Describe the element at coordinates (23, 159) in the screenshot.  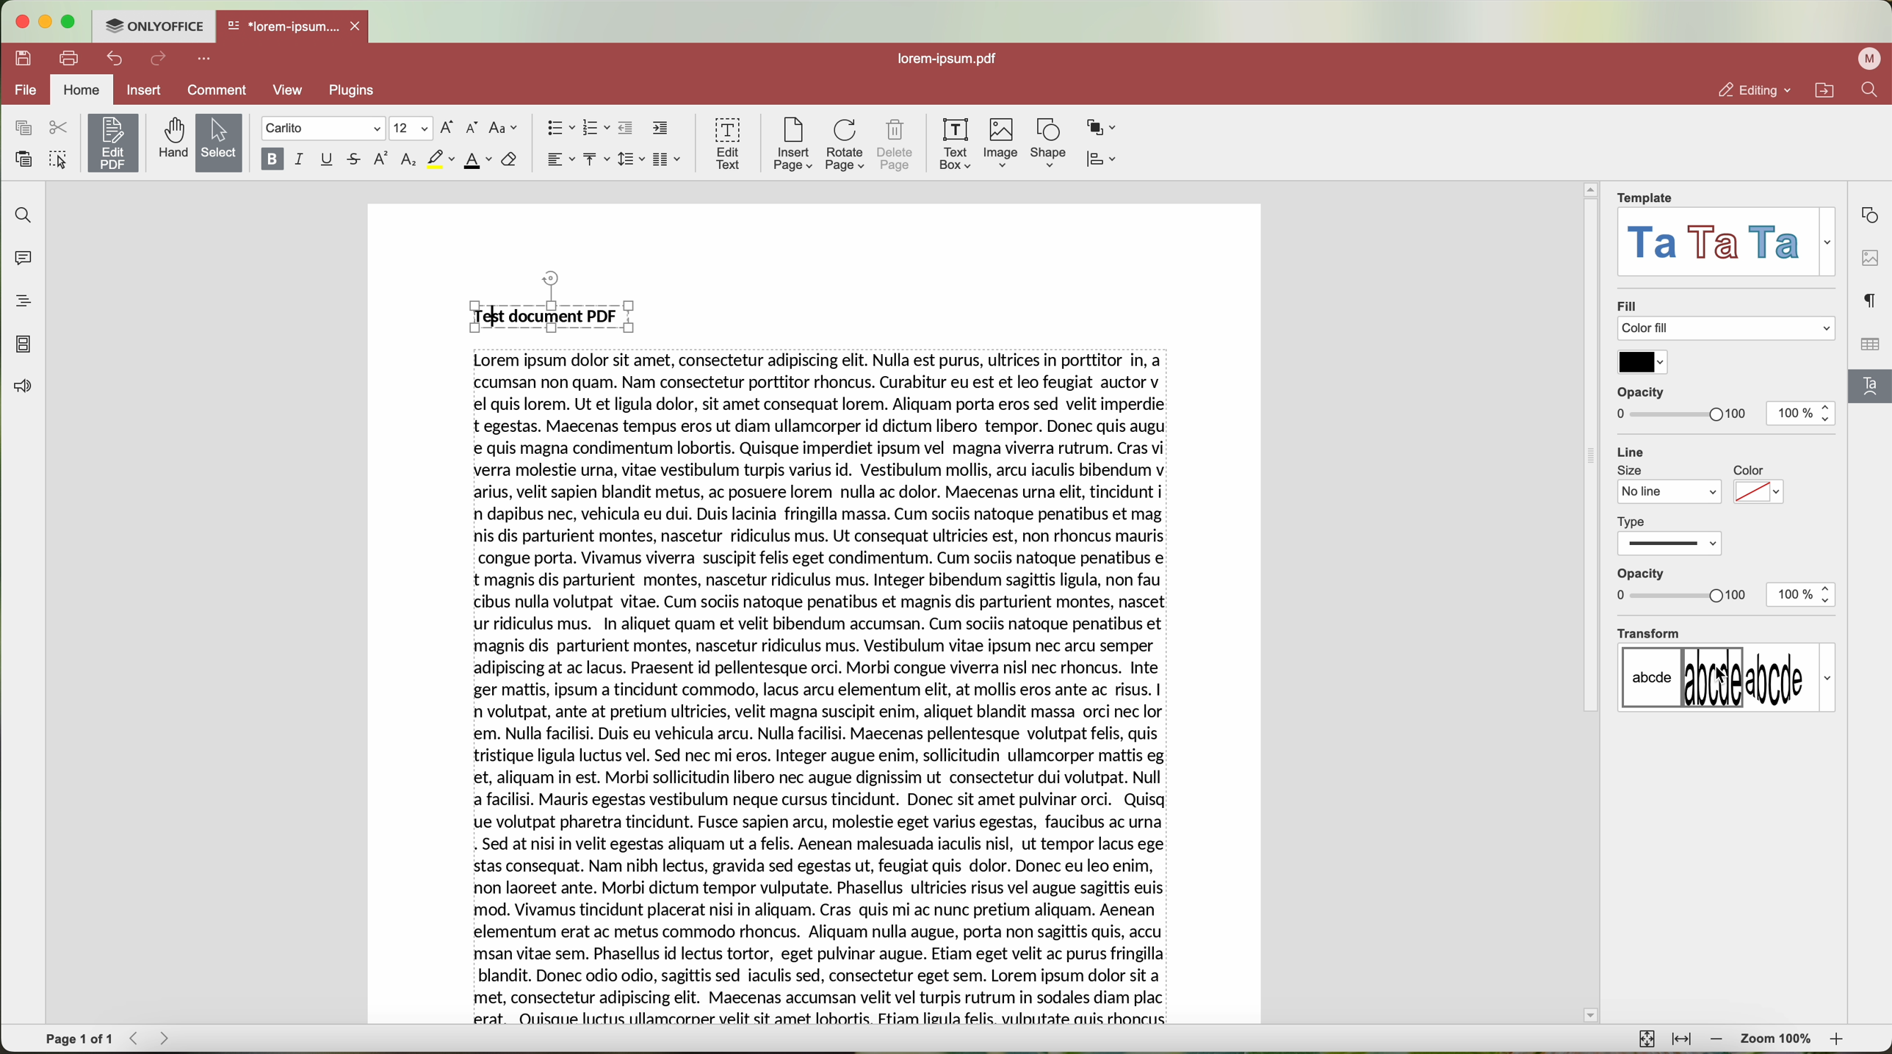
I see `paste` at that location.